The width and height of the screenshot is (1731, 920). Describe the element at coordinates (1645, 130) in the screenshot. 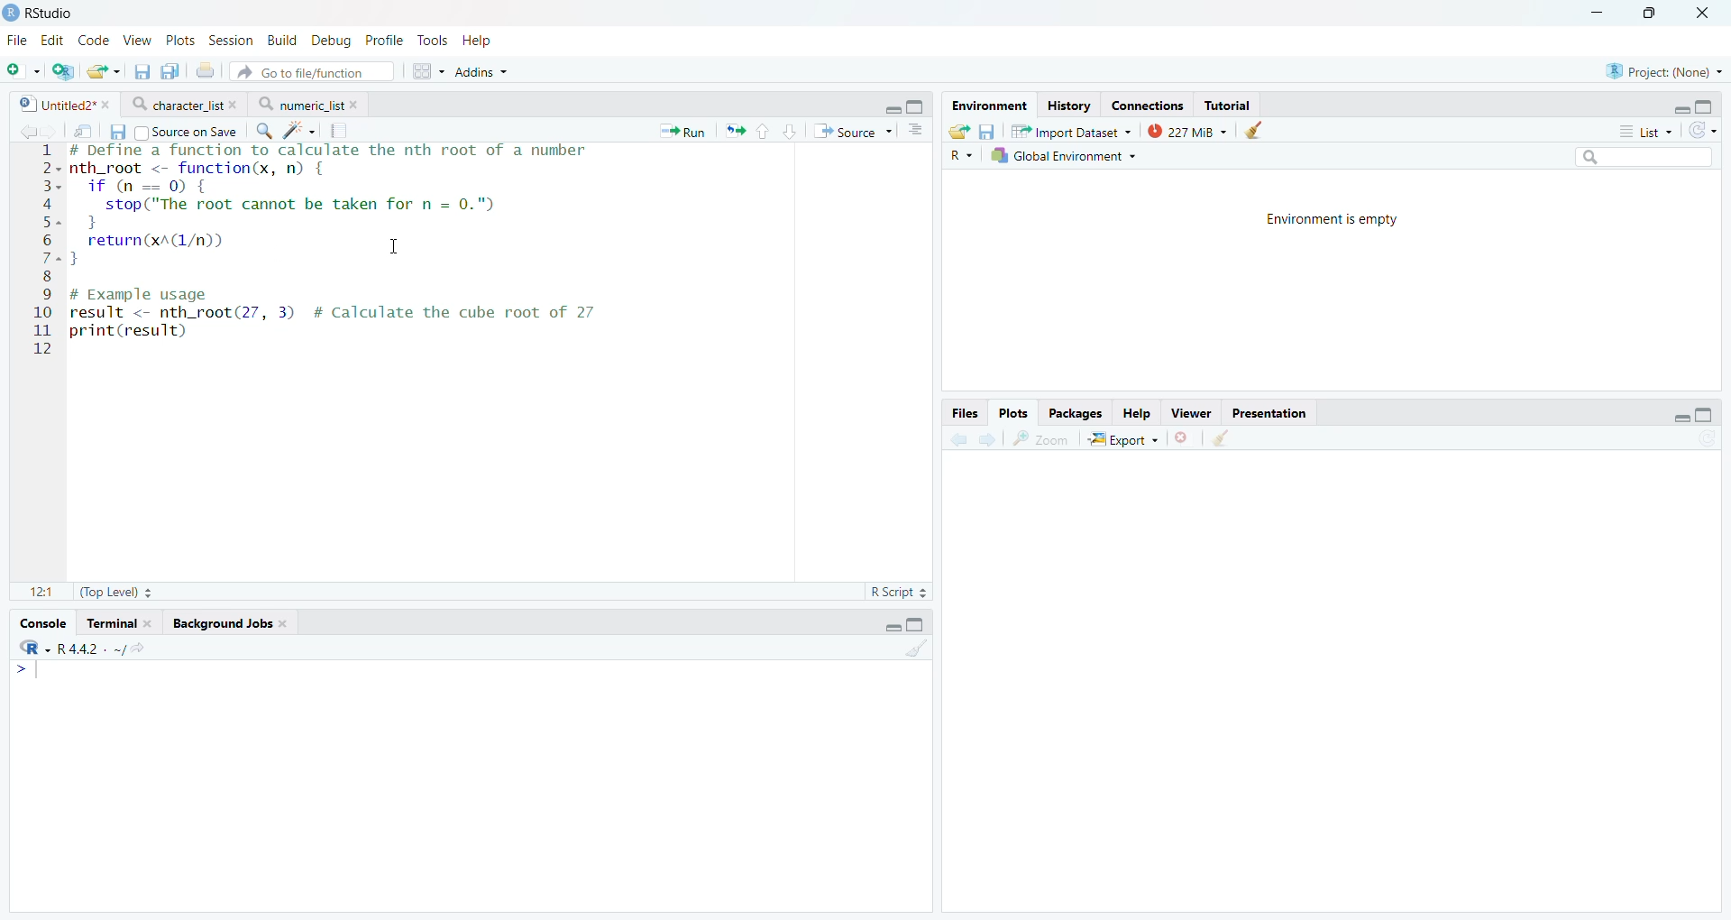

I see `List` at that location.